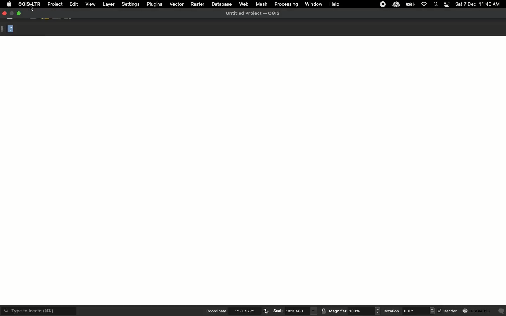 The image size is (506, 316). What do you see at coordinates (30, 4) in the screenshot?
I see `QGIS` at bounding box center [30, 4].